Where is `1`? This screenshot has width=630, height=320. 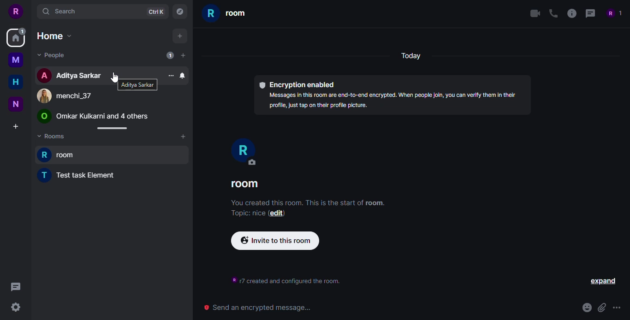 1 is located at coordinates (23, 31).